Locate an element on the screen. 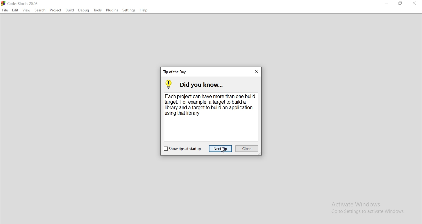  Search  is located at coordinates (40, 10).